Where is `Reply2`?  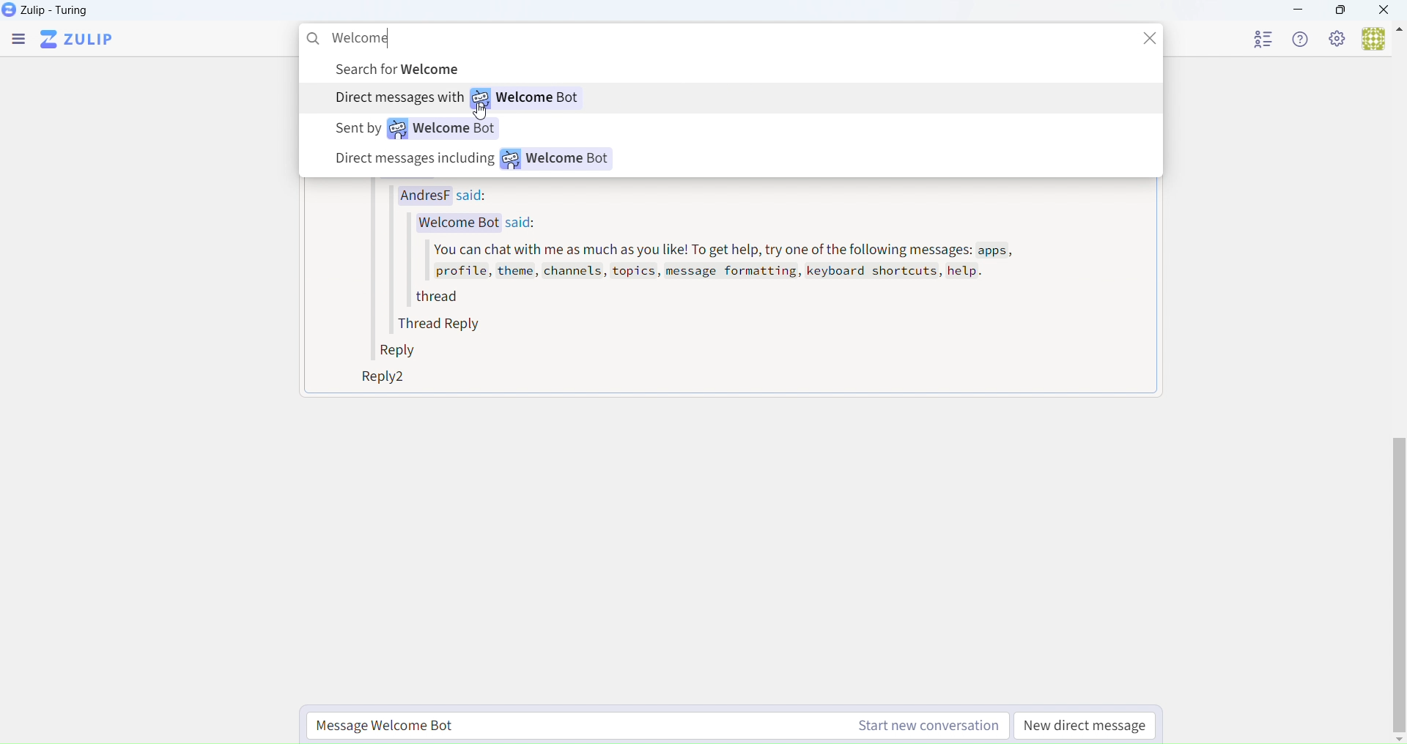
Reply2 is located at coordinates (378, 379).